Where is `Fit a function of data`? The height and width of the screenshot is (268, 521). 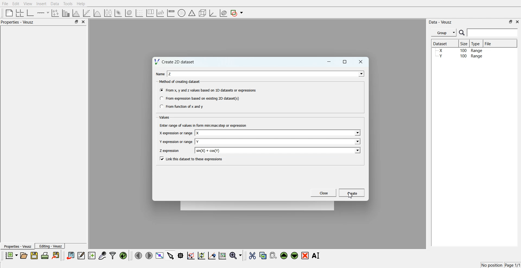
Fit a function of data is located at coordinates (86, 13).